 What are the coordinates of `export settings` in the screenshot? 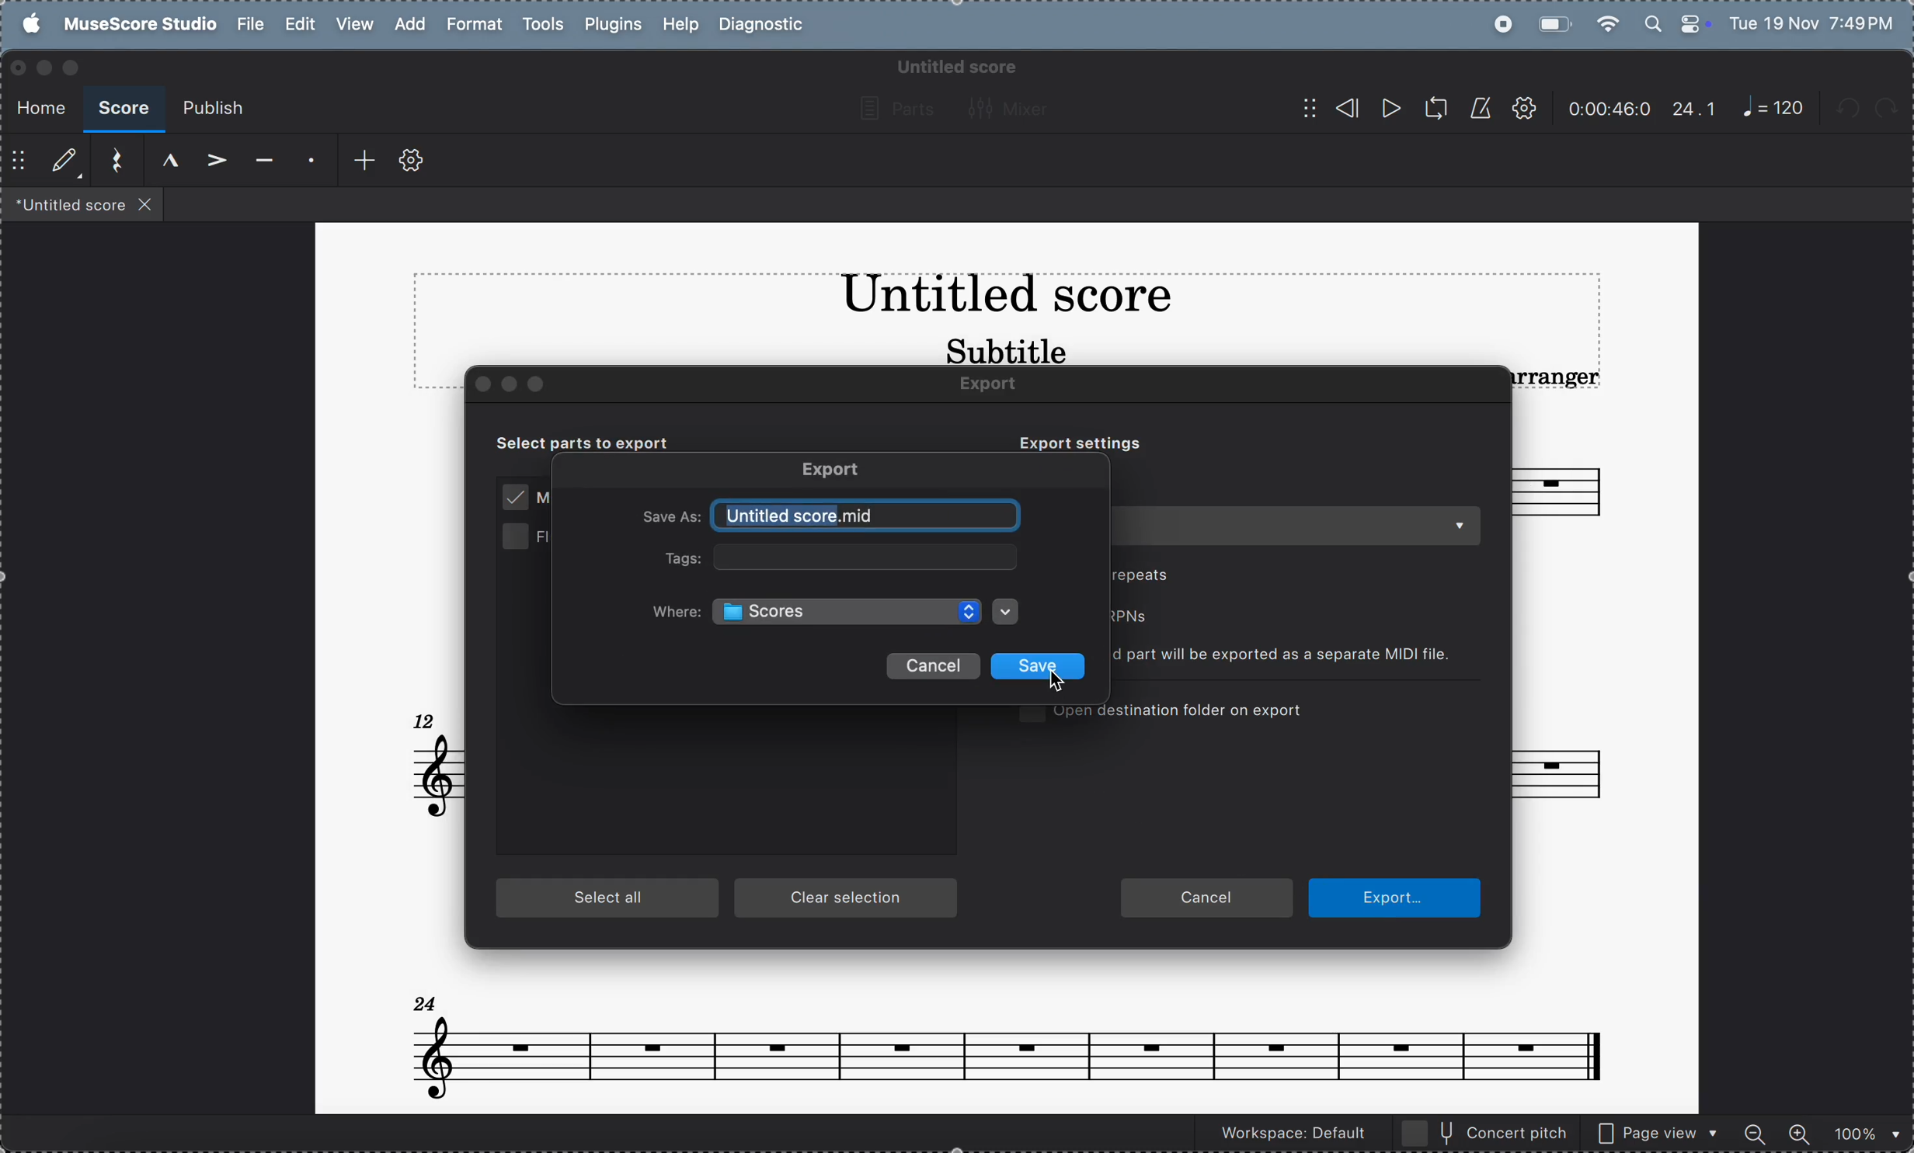 It's located at (1071, 442).